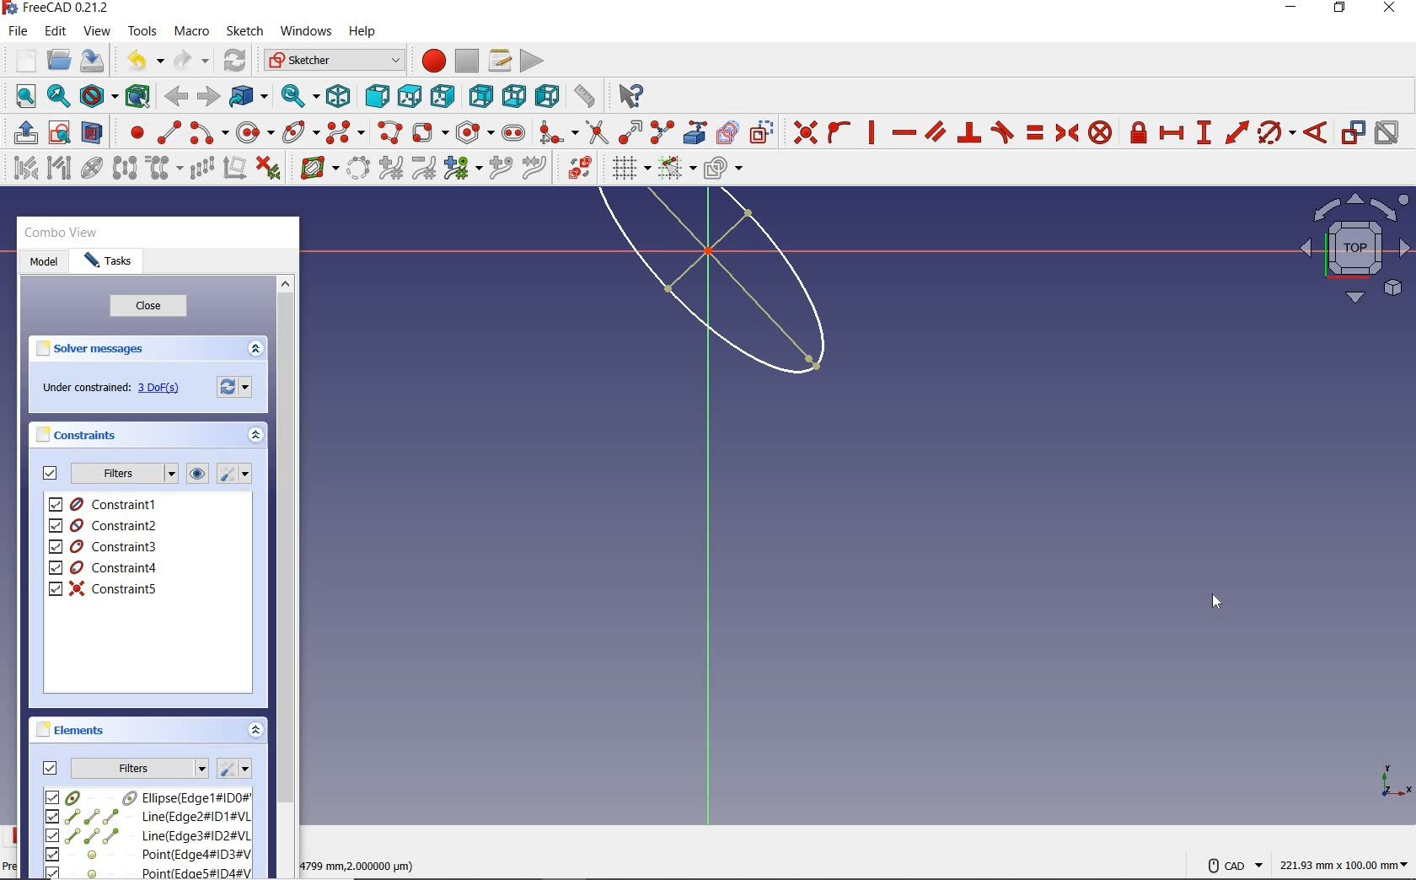  Describe the element at coordinates (548, 95) in the screenshot. I see `left` at that location.